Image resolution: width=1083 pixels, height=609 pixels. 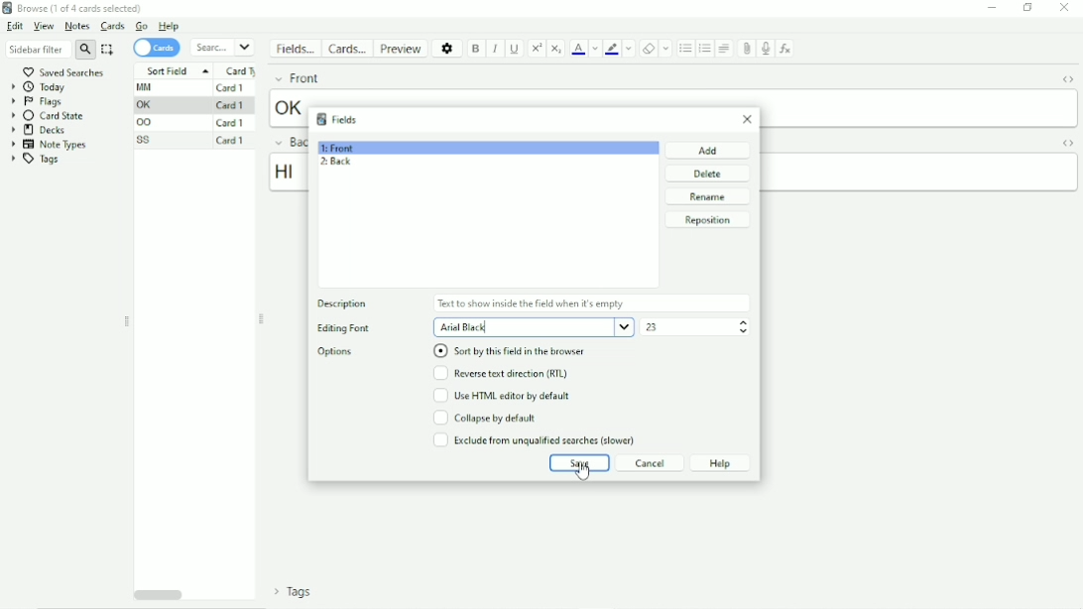 What do you see at coordinates (1065, 8) in the screenshot?
I see `Close` at bounding box center [1065, 8].